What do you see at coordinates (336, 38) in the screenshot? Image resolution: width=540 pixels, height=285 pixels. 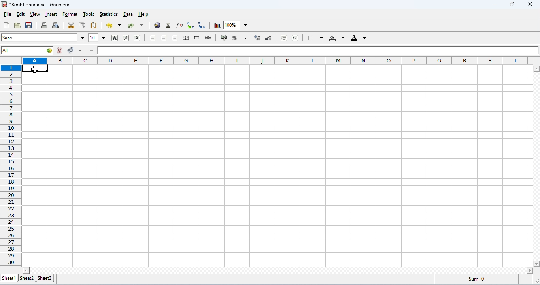 I see `background` at bounding box center [336, 38].